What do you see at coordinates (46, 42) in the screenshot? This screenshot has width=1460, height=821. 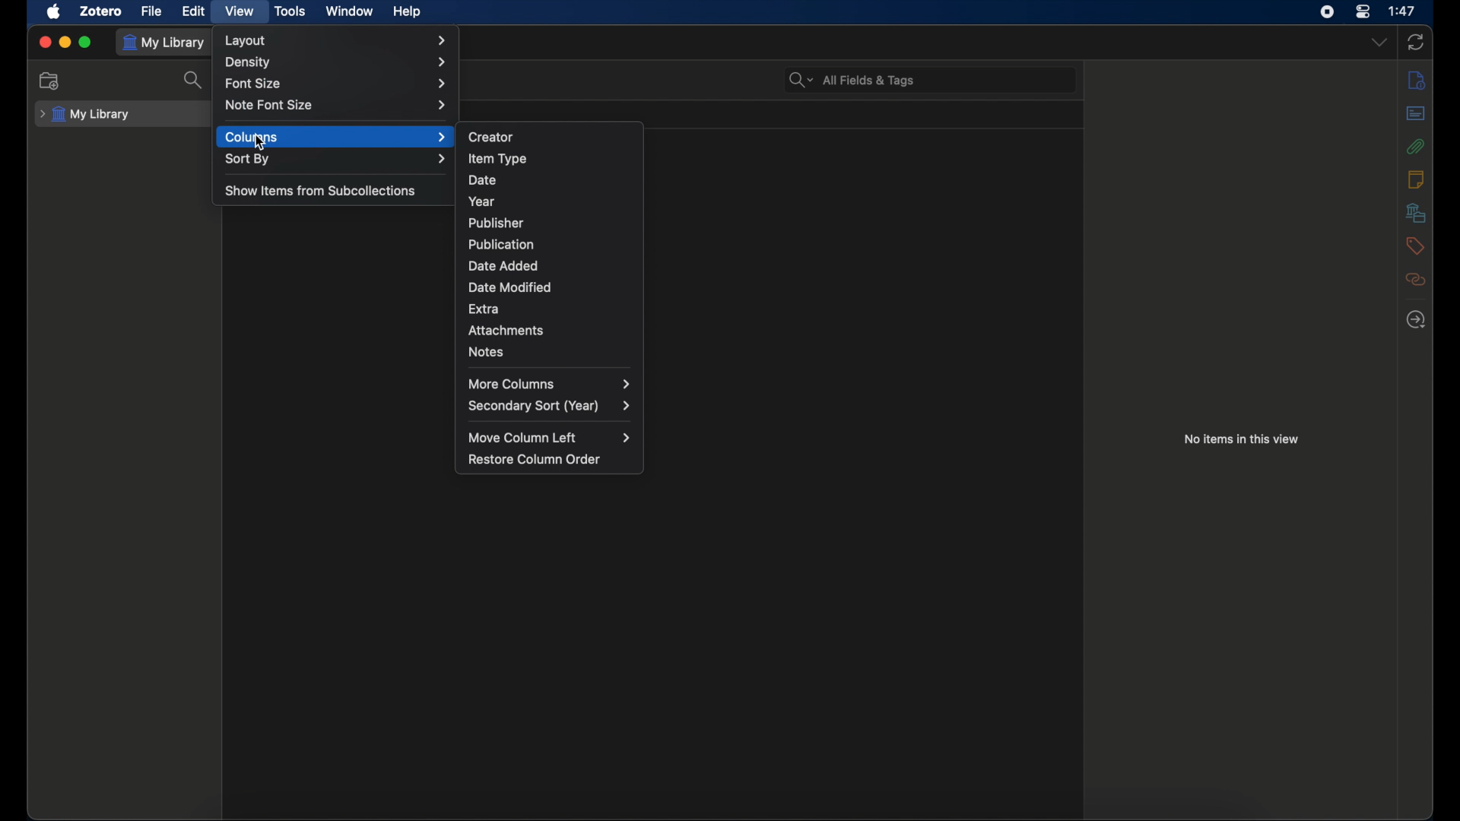 I see `close` at bounding box center [46, 42].